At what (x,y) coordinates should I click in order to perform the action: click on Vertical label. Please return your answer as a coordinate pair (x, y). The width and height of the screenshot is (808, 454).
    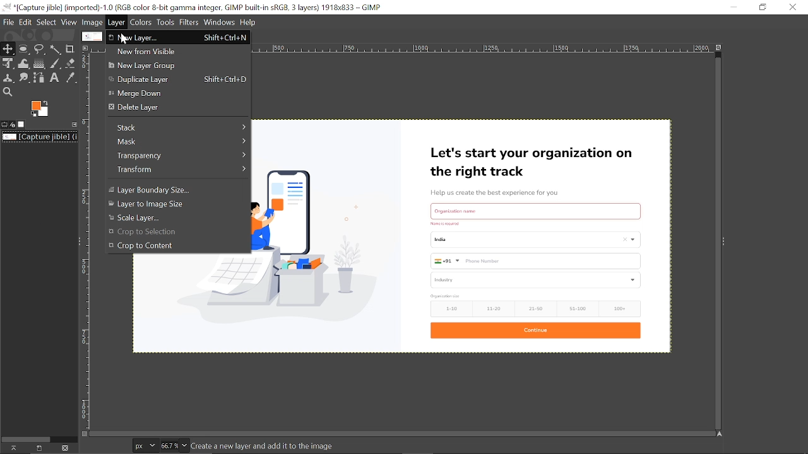
    Looking at the image, I should click on (86, 242).